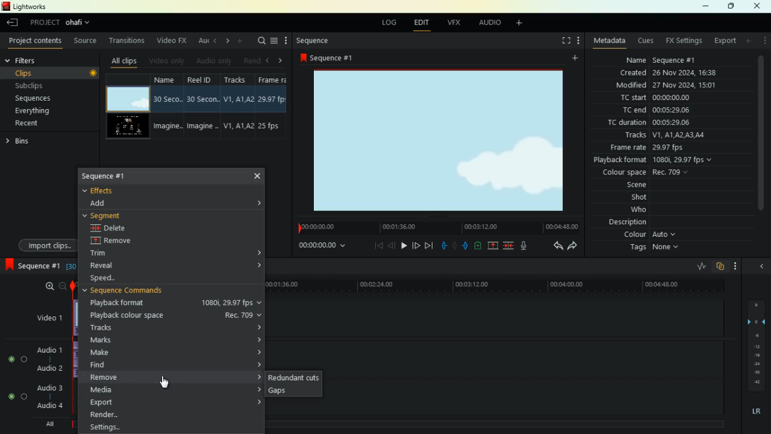  What do you see at coordinates (50, 287) in the screenshot?
I see `zoom` at bounding box center [50, 287].